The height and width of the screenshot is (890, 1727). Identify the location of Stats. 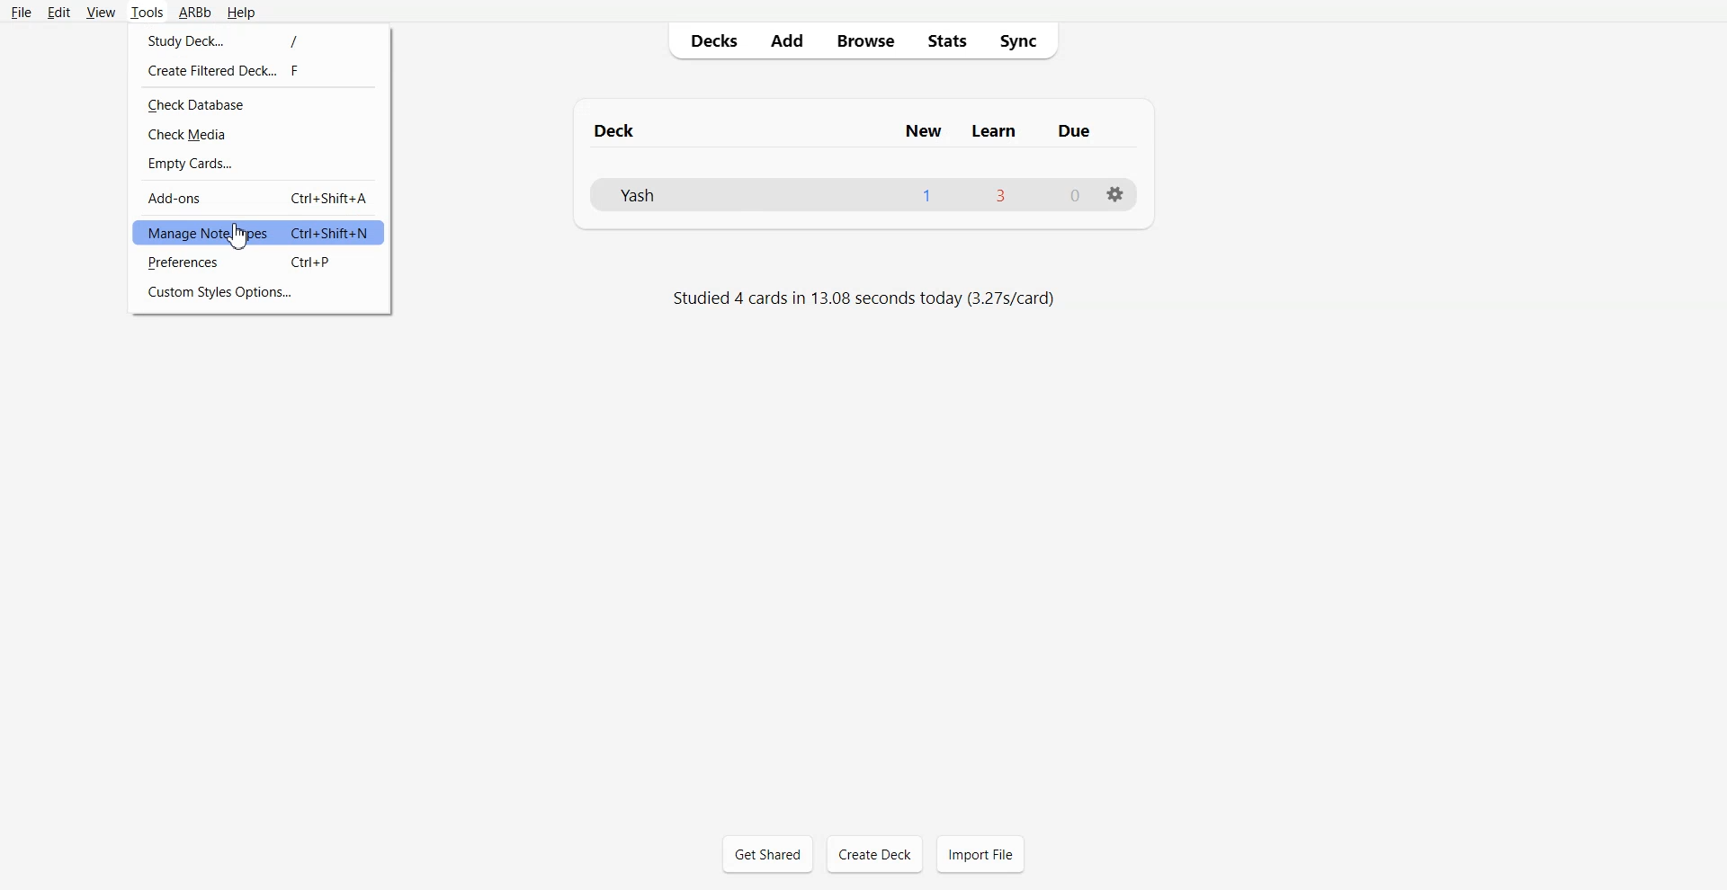
(949, 40).